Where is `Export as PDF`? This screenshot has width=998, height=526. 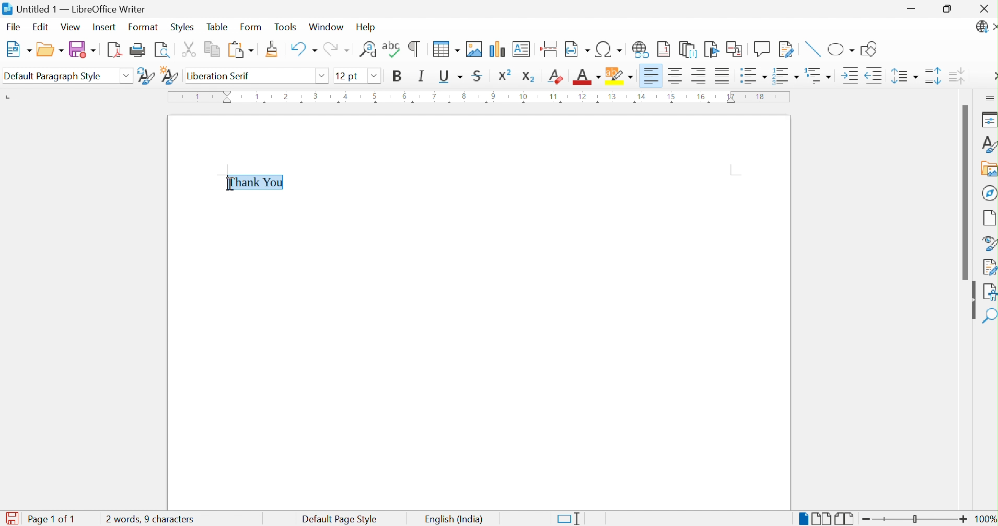 Export as PDF is located at coordinates (114, 50).